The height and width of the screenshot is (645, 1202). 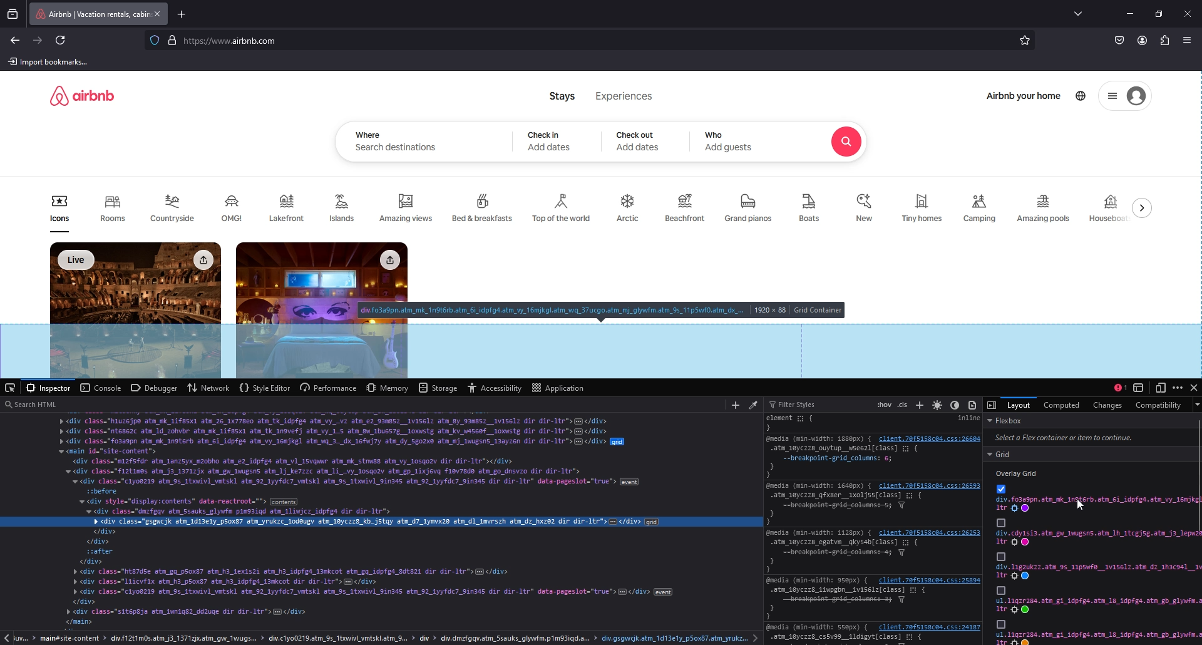 I want to click on , so click(x=1000, y=624).